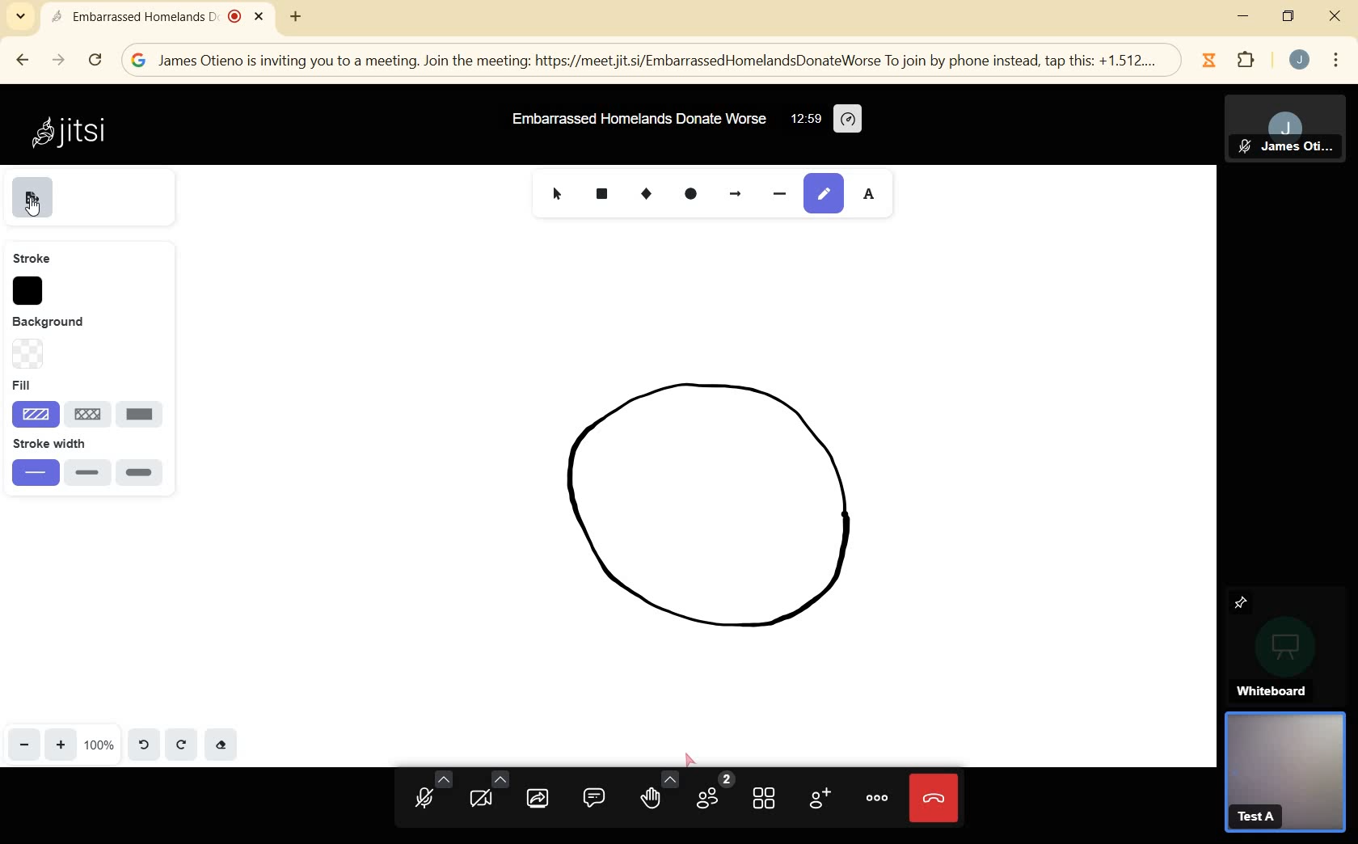 This screenshot has height=844, width=1358. I want to click on solid, so click(142, 414).